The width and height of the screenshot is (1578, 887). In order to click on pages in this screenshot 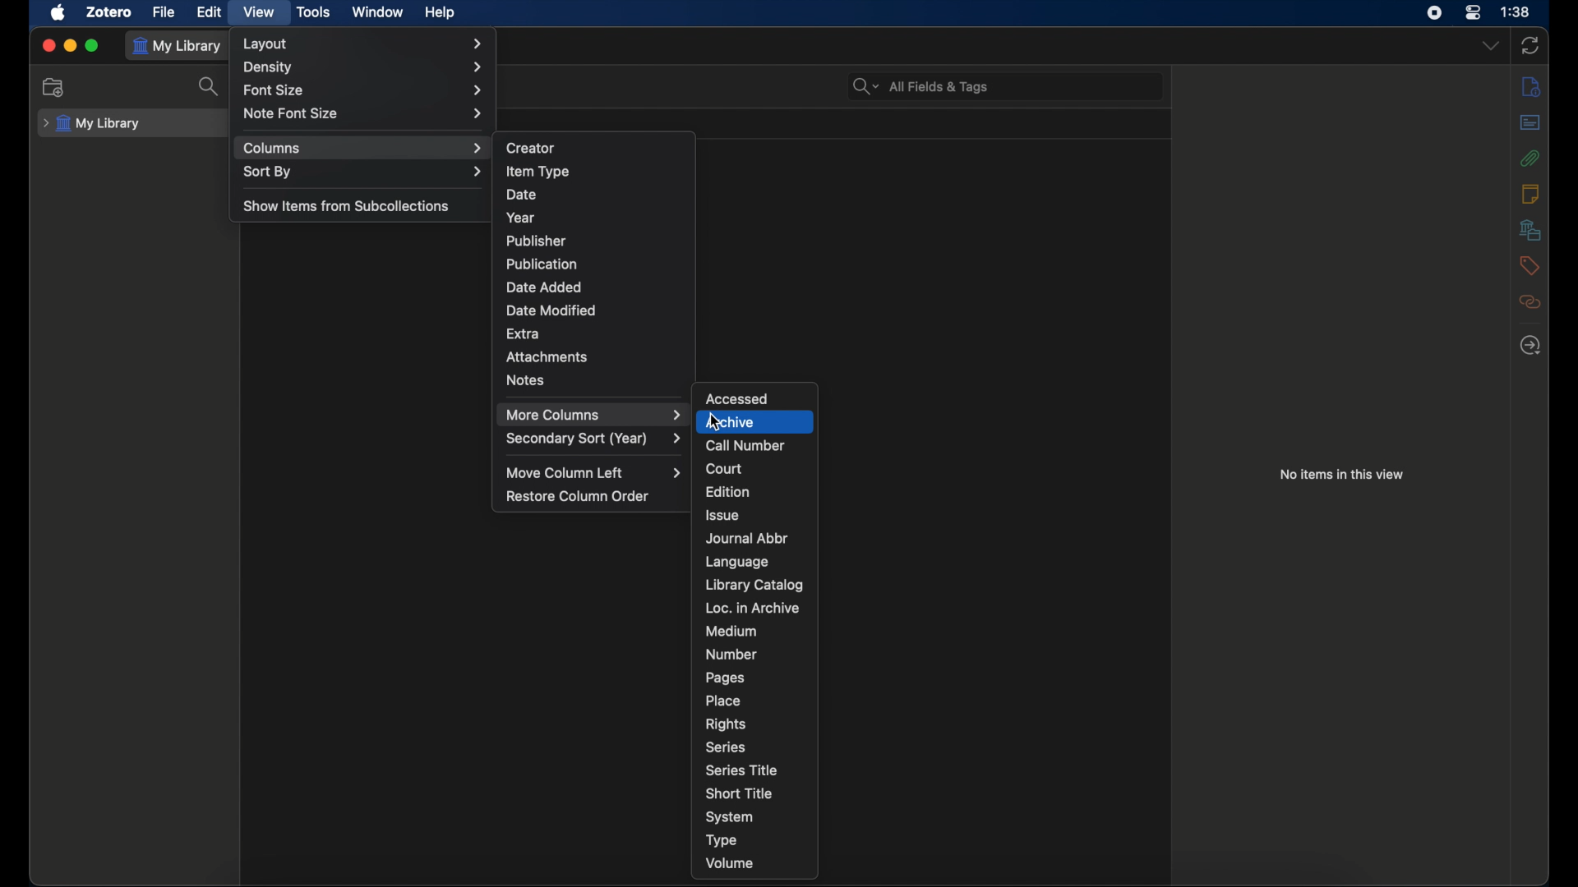, I will do `click(724, 678)`.